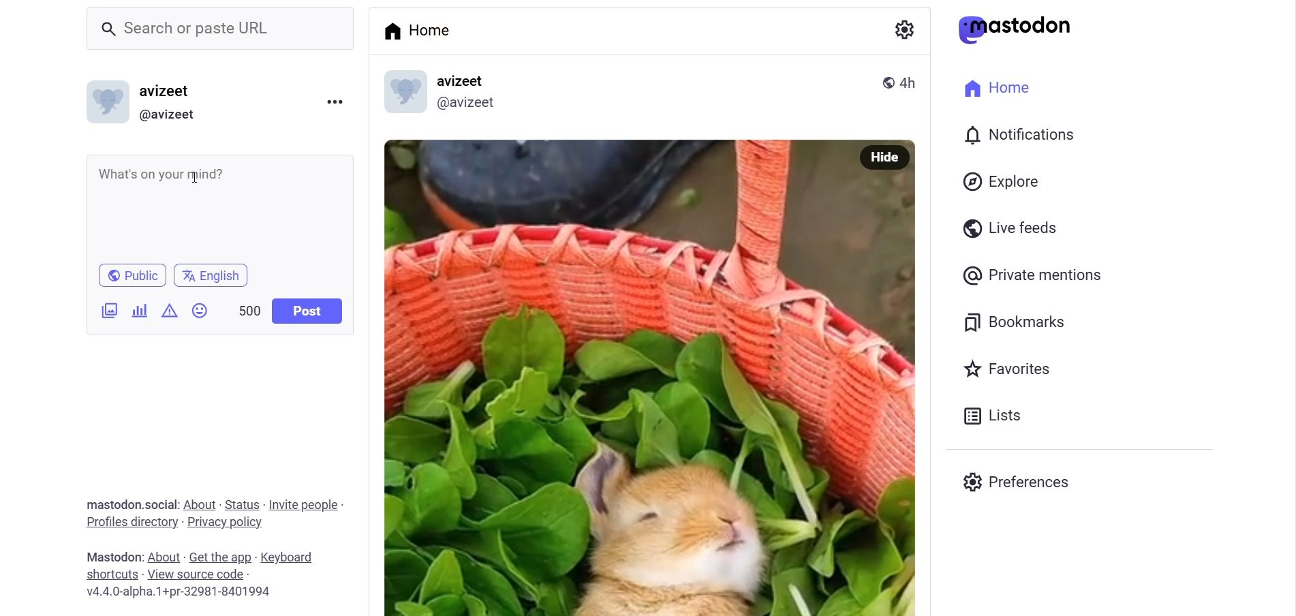  What do you see at coordinates (1021, 132) in the screenshot?
I see `Notification` at bounding box center [1021, 132].